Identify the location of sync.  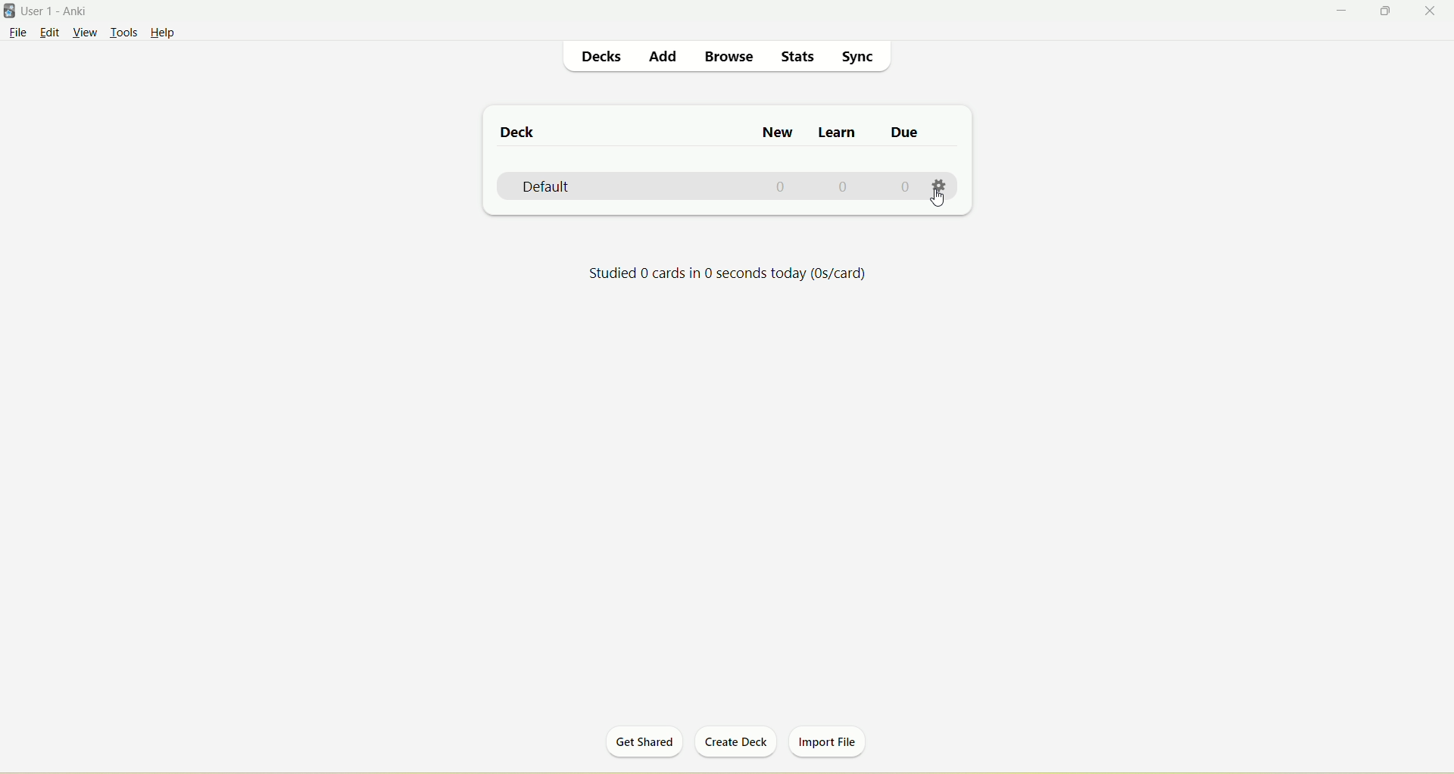
(863, 58).